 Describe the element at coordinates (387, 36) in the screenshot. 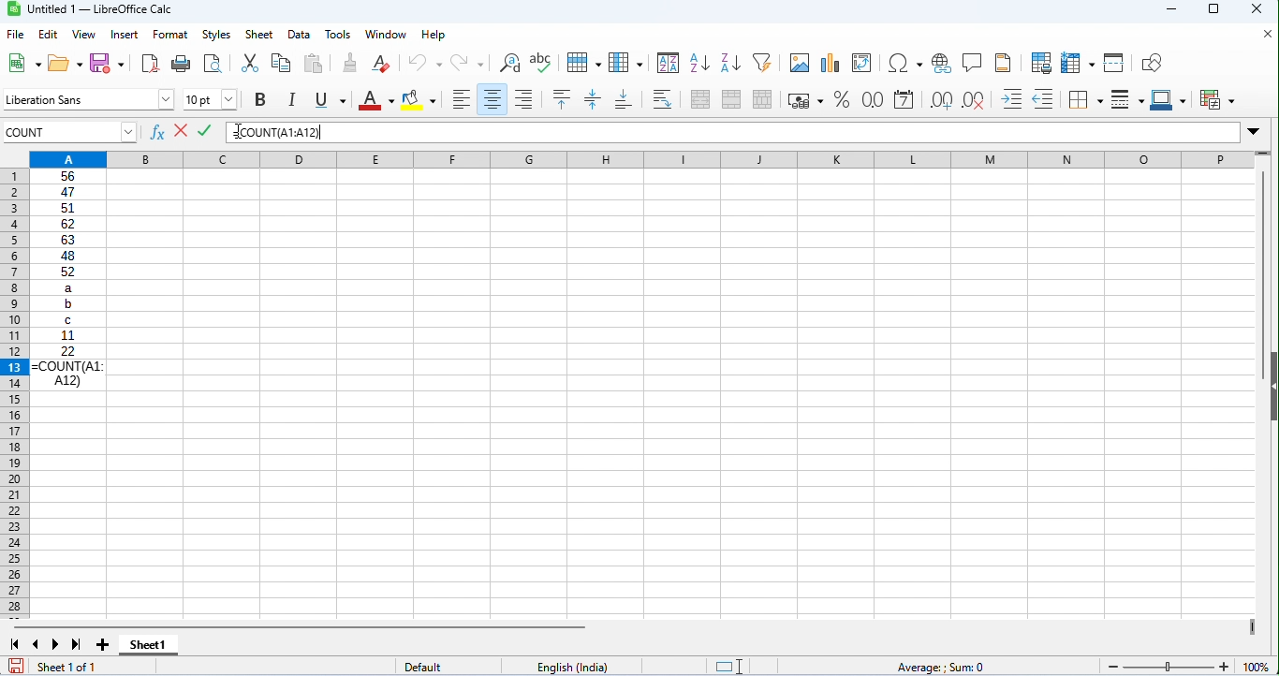

I see `window` at that location.